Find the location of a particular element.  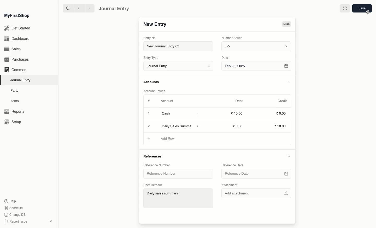

Collapse is located at coordinates (51, 221).